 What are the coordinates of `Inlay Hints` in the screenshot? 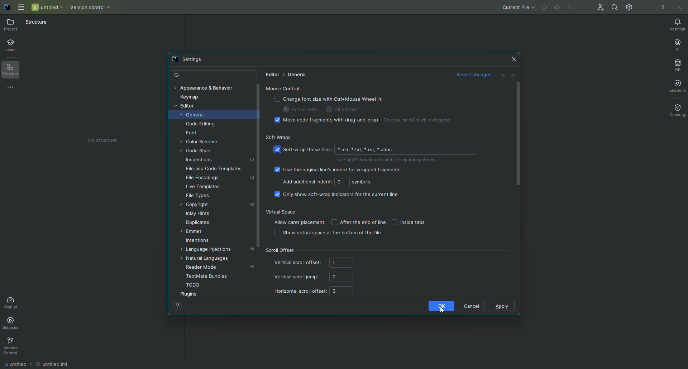 It's located at (200, 215).